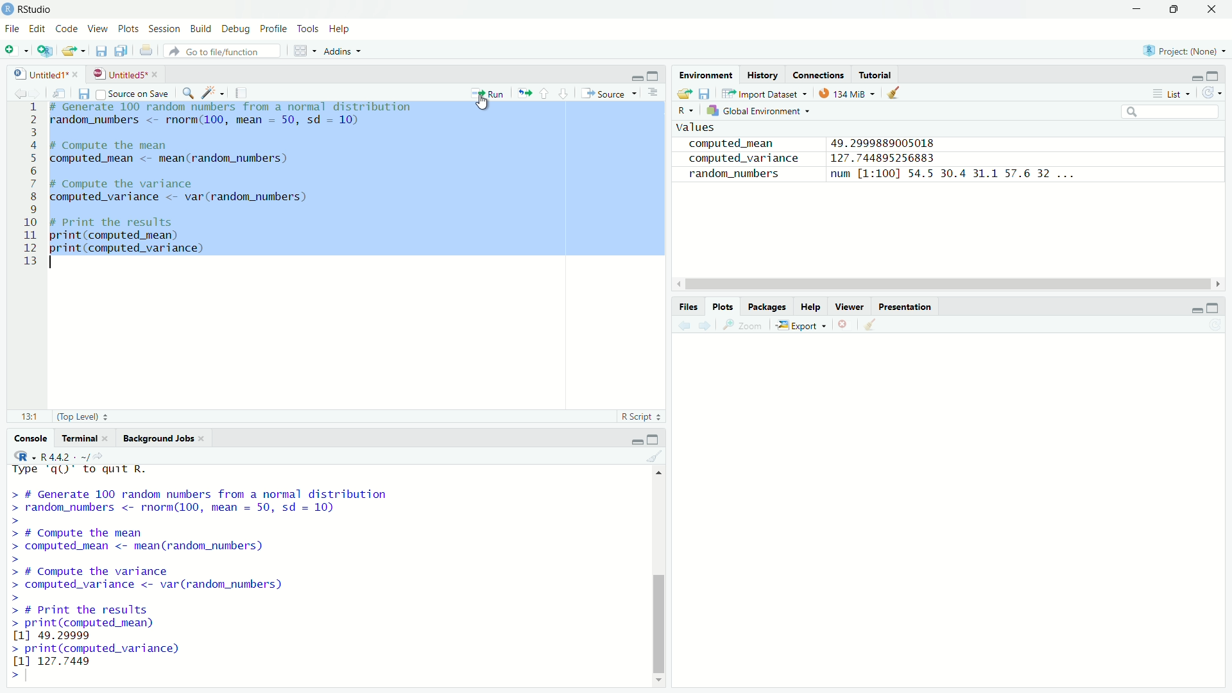  What do you see at coordinates (954, 526) in the screenshot?
I see `empty plot area` at bounding box center [954, 526].